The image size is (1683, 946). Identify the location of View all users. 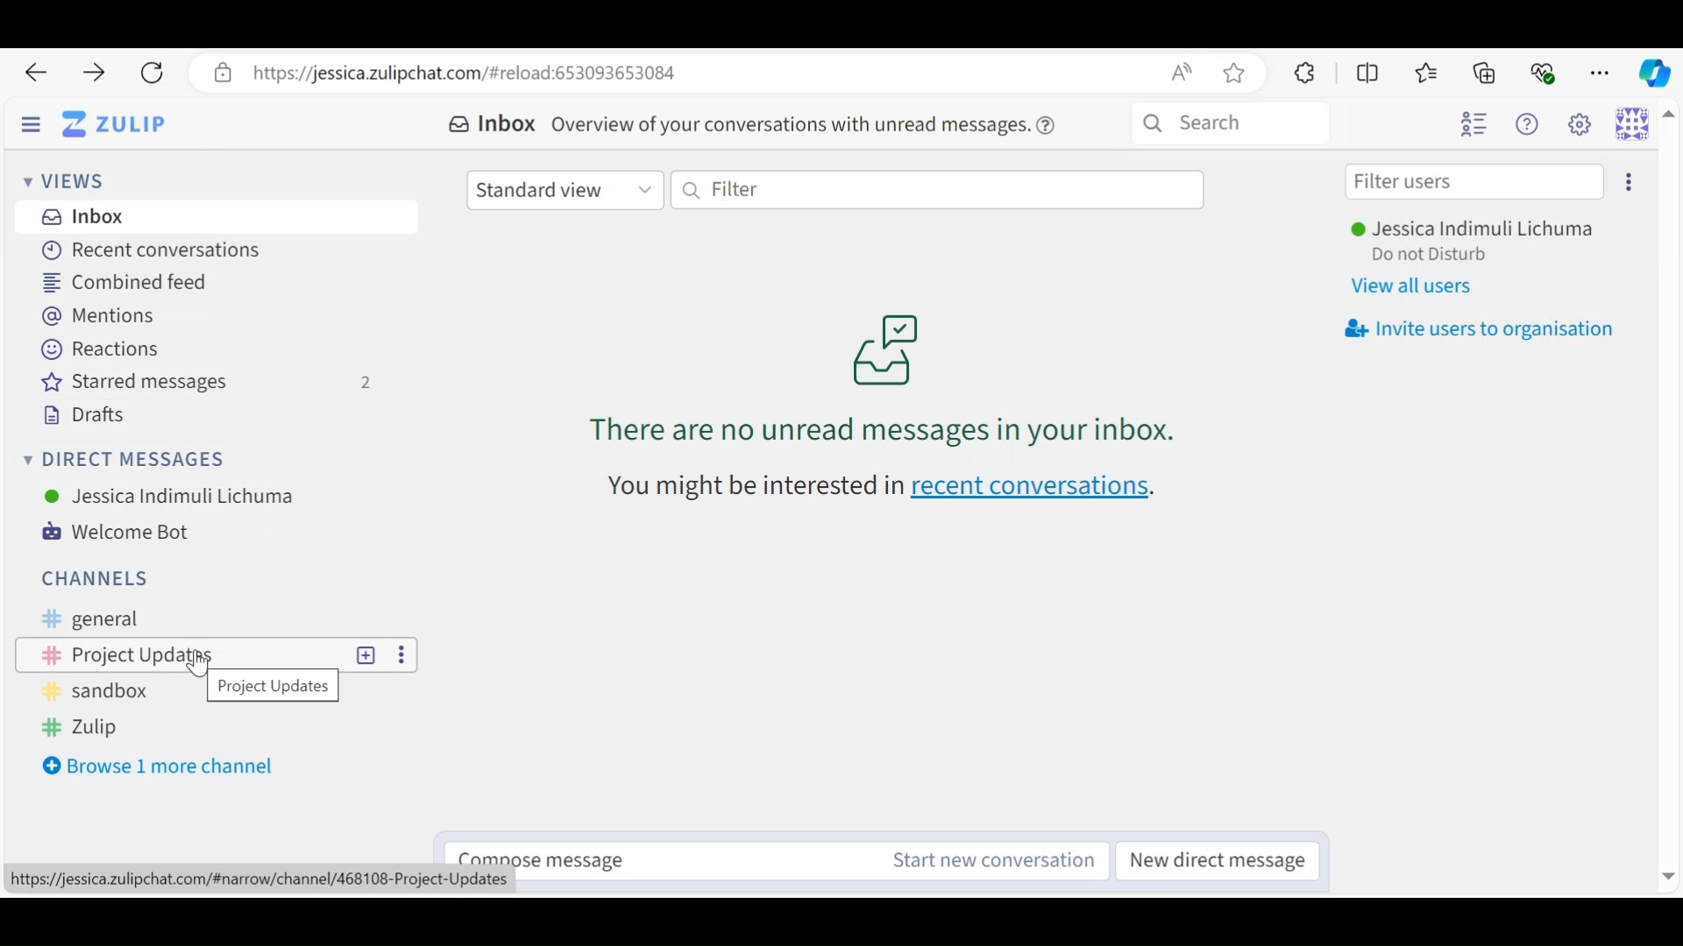
(1423, 287).